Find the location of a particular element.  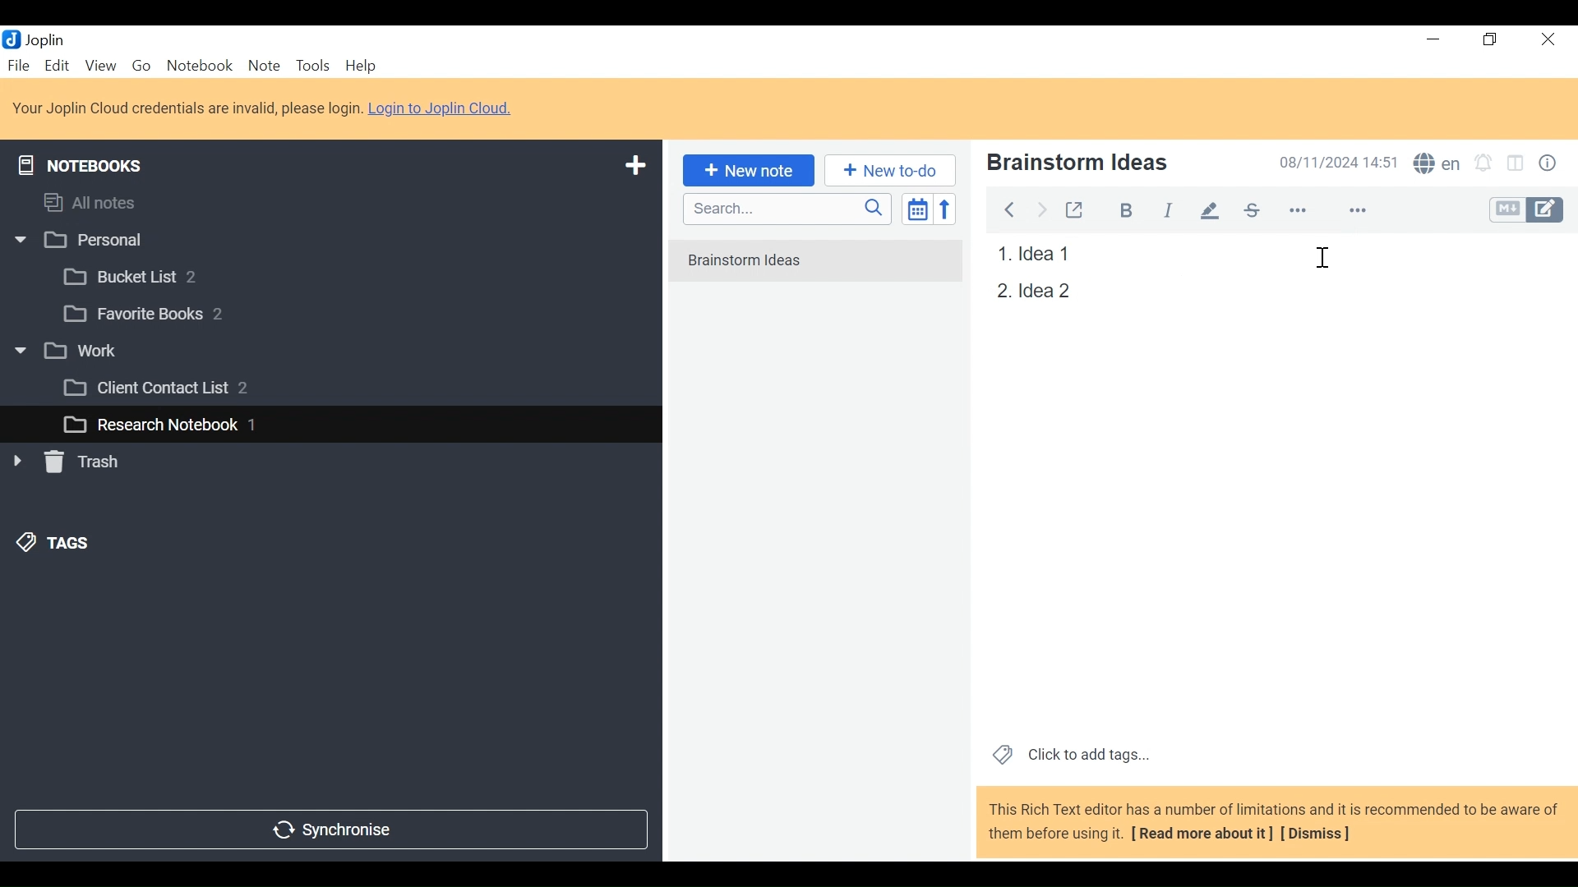

Tools is located at coordinates (311, 66).